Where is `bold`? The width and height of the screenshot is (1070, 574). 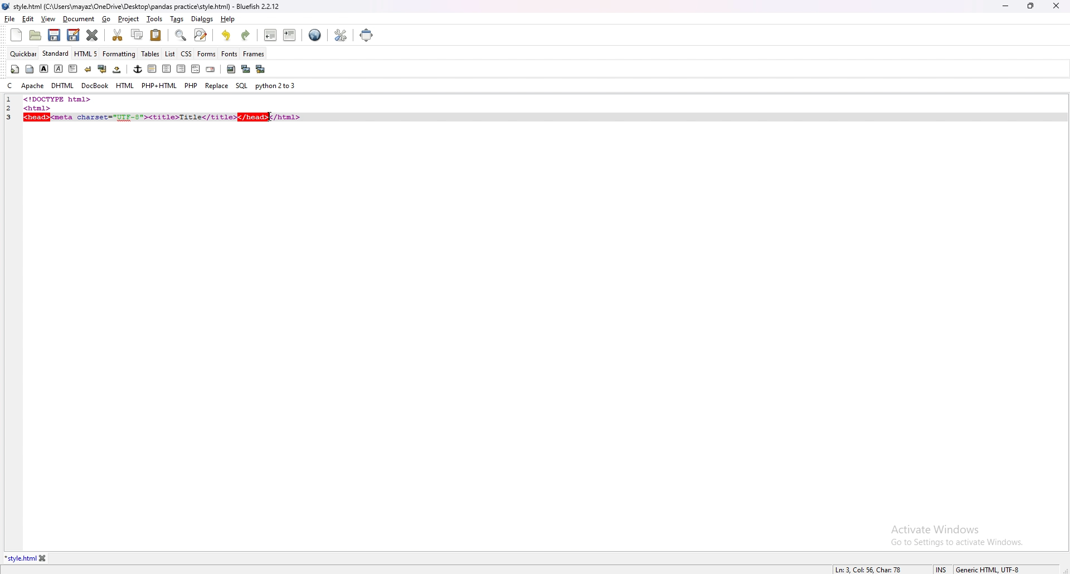
bold is located at coordinates (44, 69).